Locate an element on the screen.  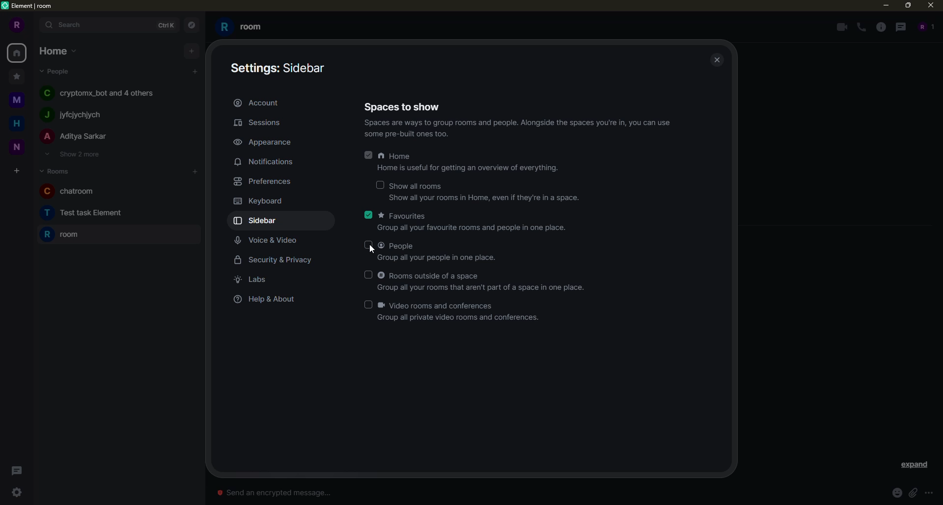
home is located at coordinates (18, 52).